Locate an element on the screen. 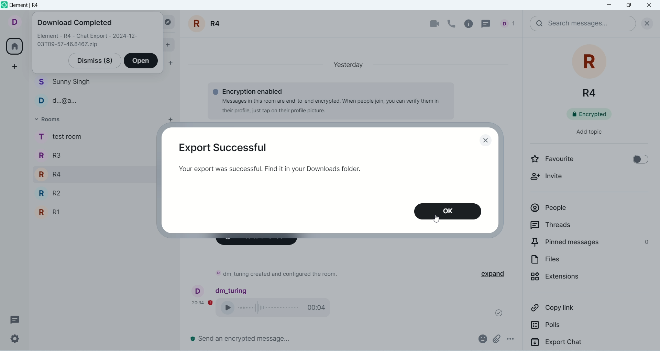 The height and width of the screenshot is (351, 660). ok is located at coordinates (449, 211).